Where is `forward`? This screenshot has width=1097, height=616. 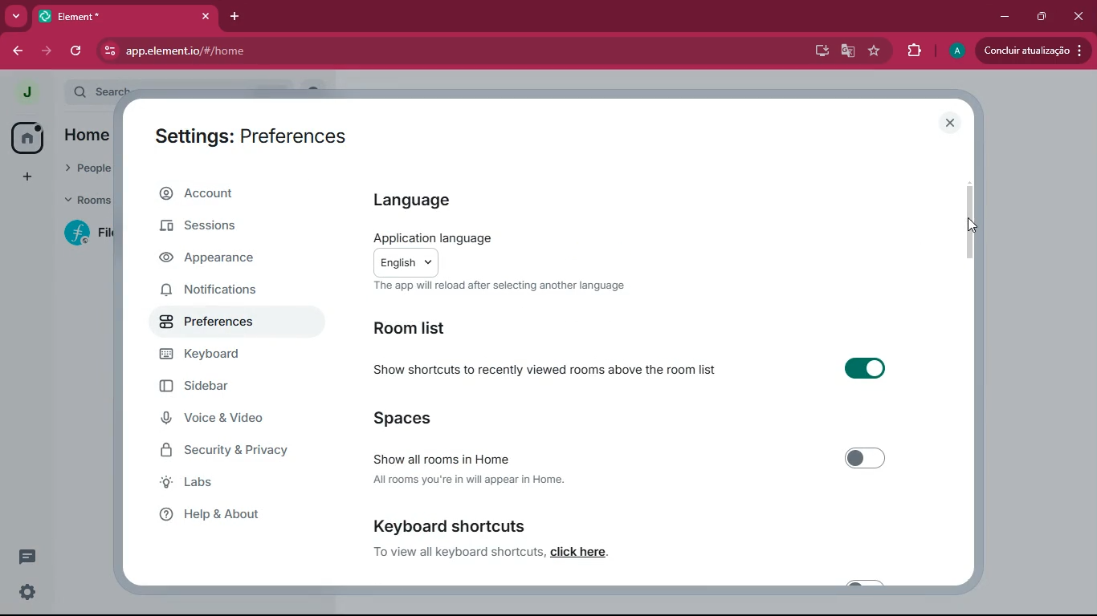
forward is located at coordinates (48, 49).